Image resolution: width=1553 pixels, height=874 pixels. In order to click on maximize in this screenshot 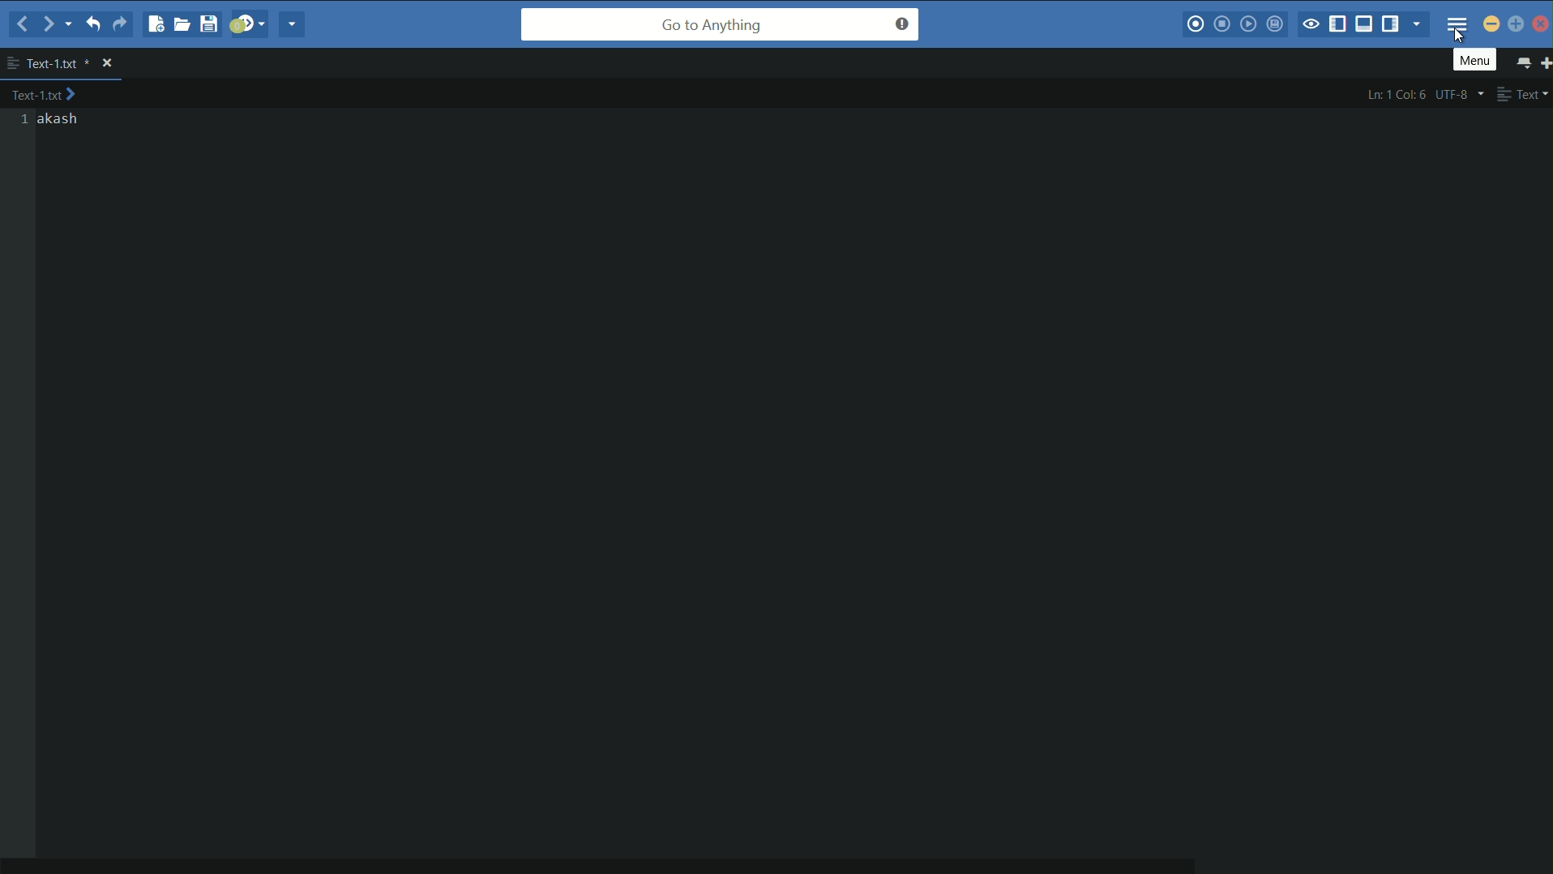, I will do `click(1517, 25)`.